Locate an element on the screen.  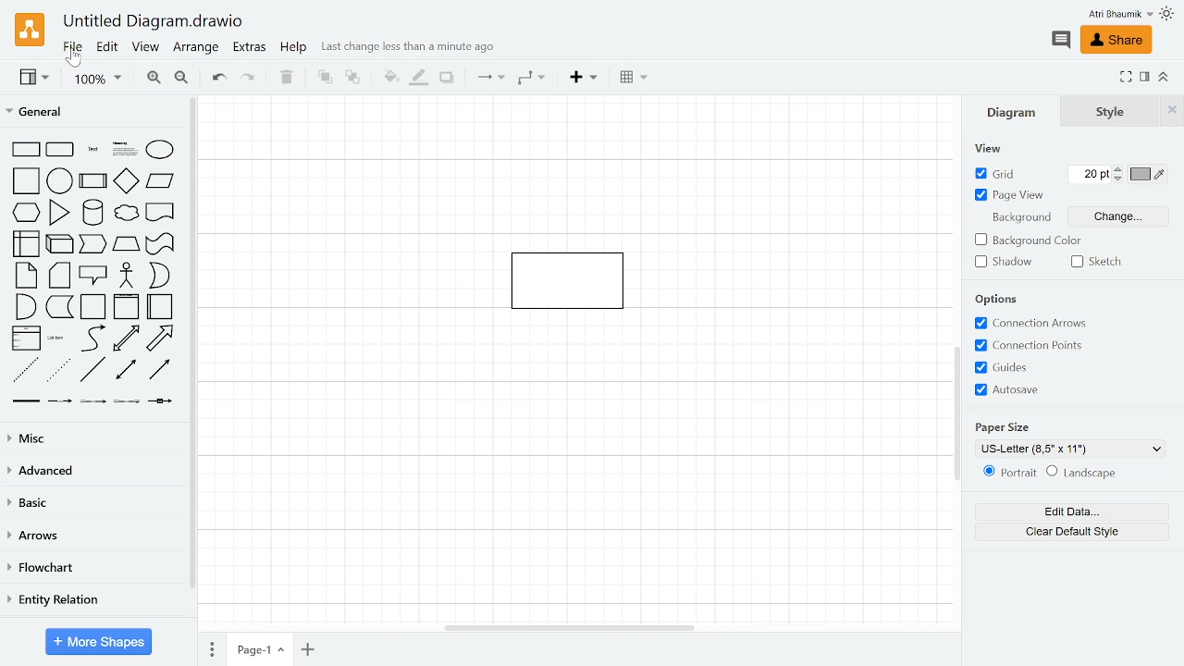
Entity relation is located at coordinates (94, 604).